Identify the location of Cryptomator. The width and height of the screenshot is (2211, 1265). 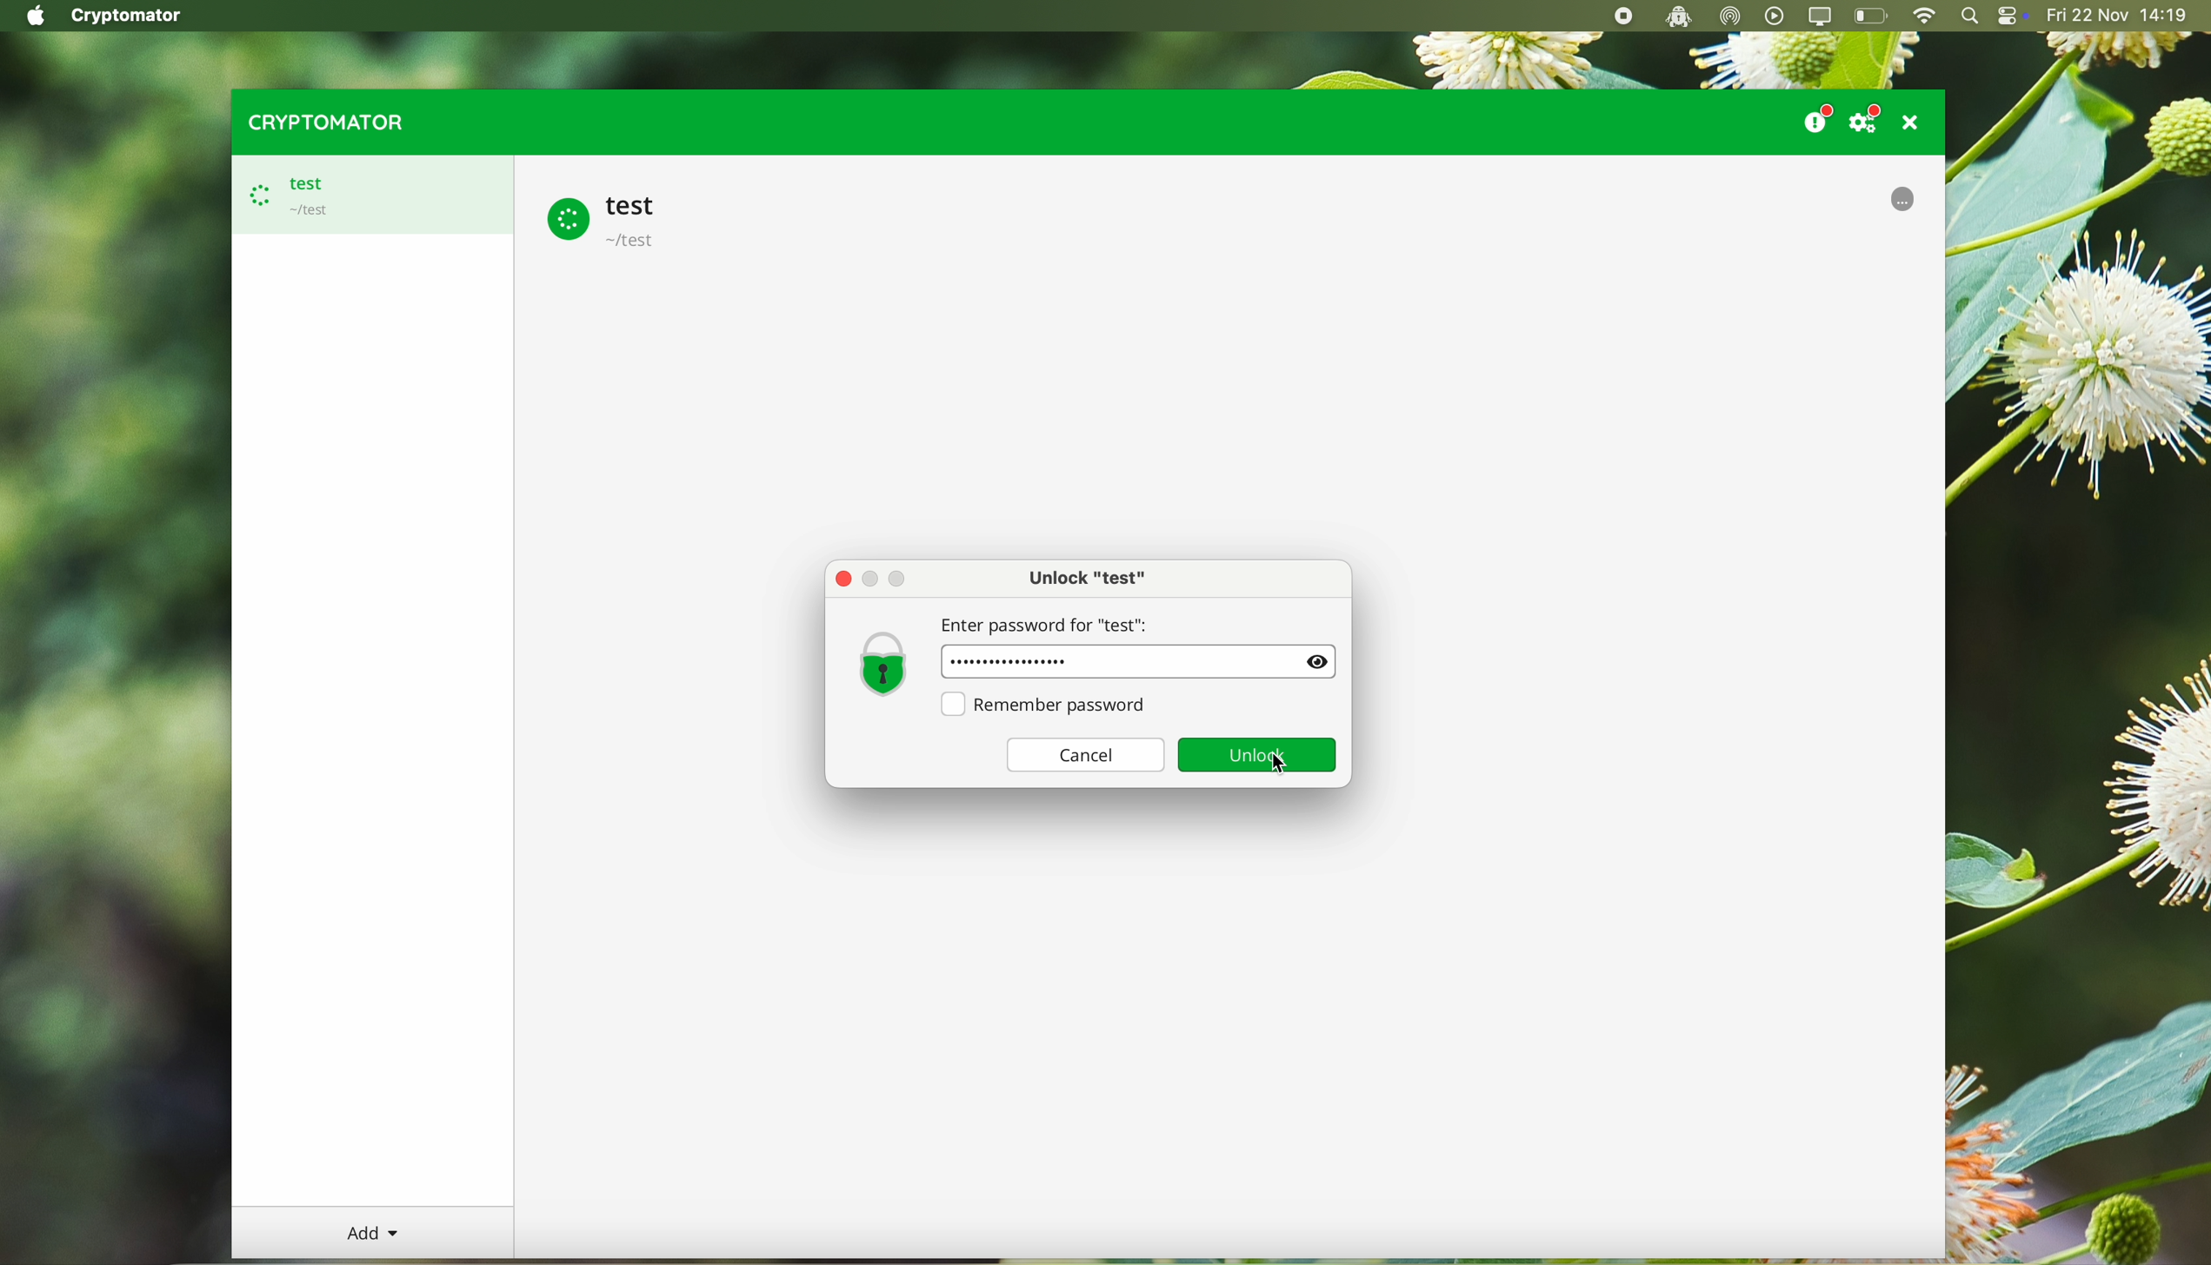
(129, 17).